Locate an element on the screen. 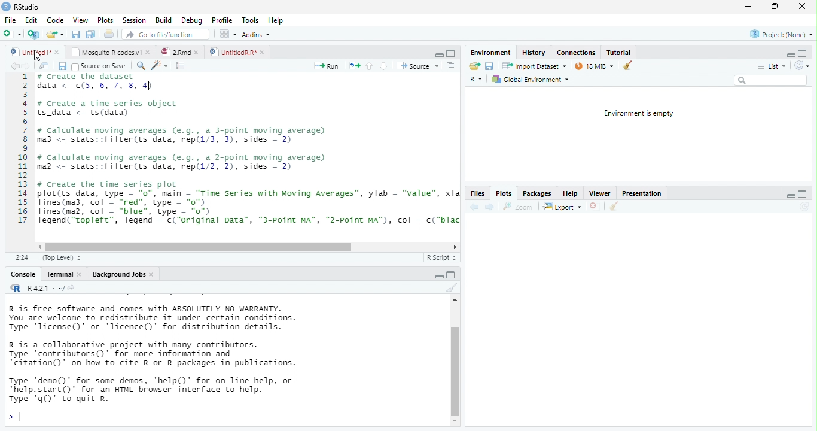 The height and width of the screenshot is (431, 817). ‘Environment is located at coordinates (490, 53).